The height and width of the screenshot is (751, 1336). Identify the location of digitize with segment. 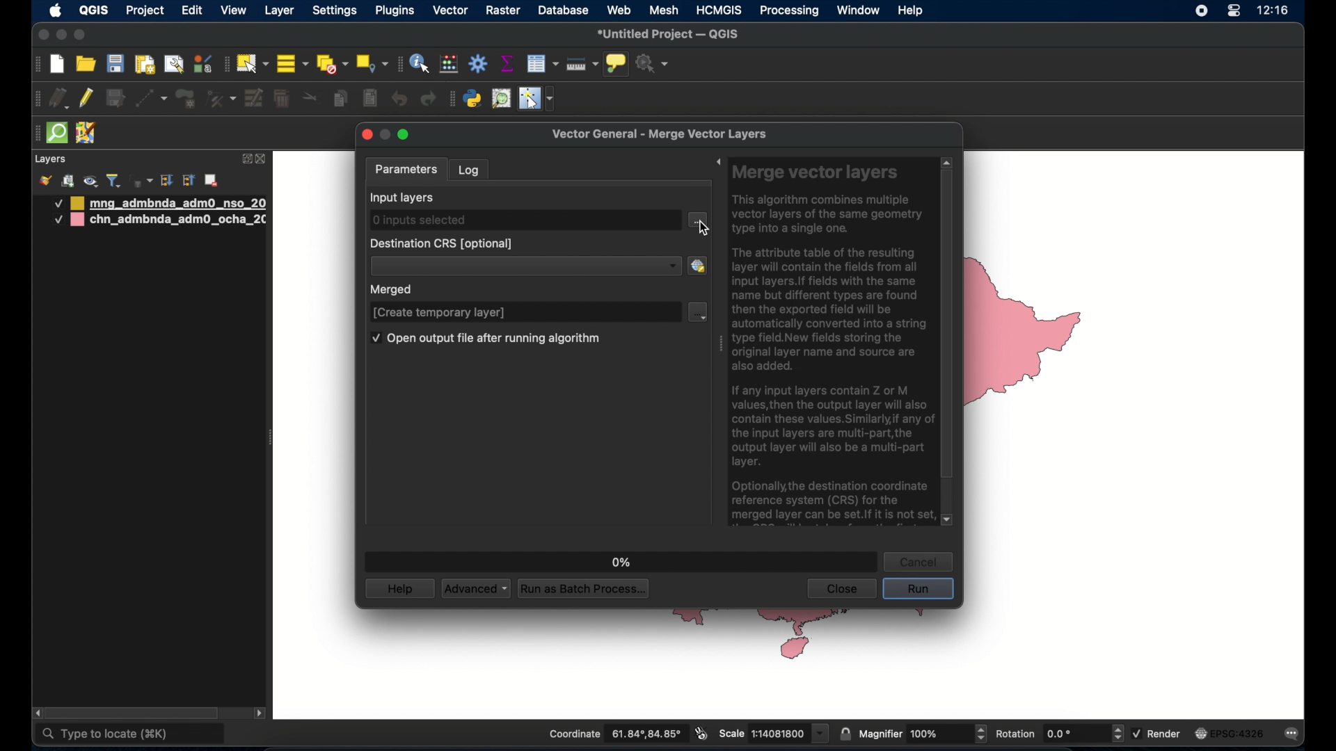
(150, 97).